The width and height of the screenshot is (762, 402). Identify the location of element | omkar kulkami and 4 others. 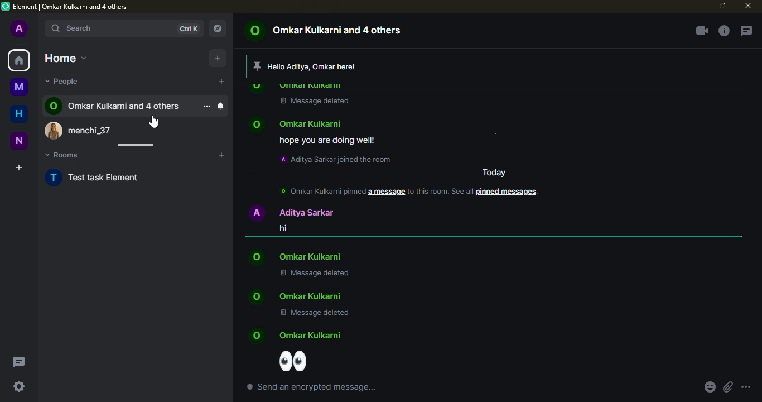
(71, 7).